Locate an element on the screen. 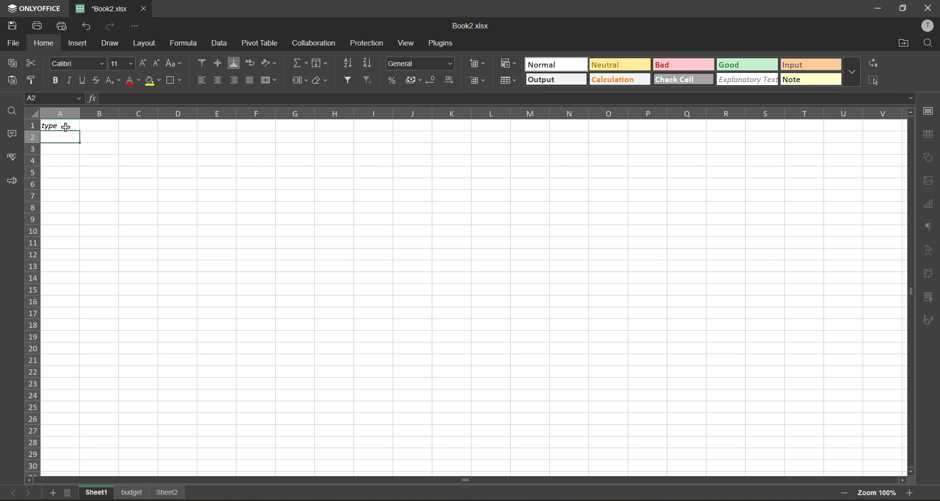 This screenshot has height=501, width=940. cell settings is located at coordinates (928, 110).